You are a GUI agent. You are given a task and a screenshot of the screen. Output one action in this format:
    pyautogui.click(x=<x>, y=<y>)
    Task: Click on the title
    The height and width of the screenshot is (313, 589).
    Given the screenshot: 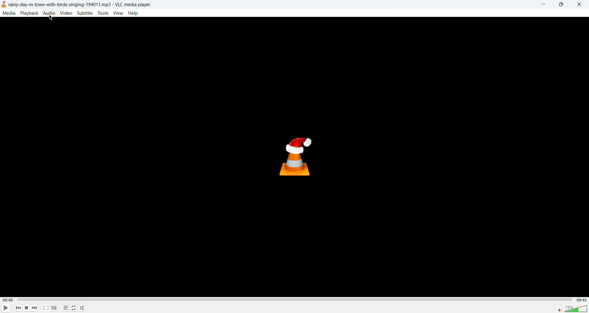 What is the action you would take?
    pyautogui.click(x=80, y=5)
    